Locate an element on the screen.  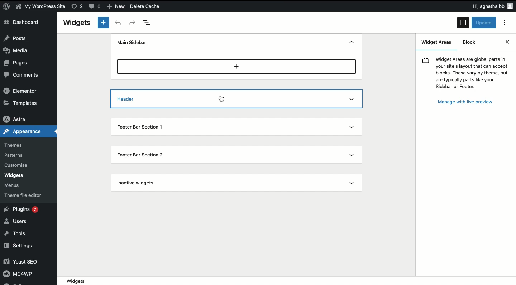
 is located at coordinates (479, 6).